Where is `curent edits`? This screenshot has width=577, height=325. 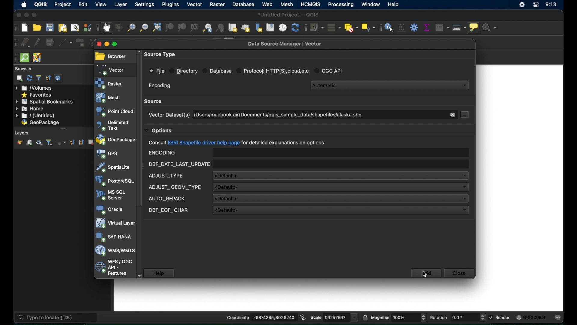
curent edits is located at coordinates (26, 42).